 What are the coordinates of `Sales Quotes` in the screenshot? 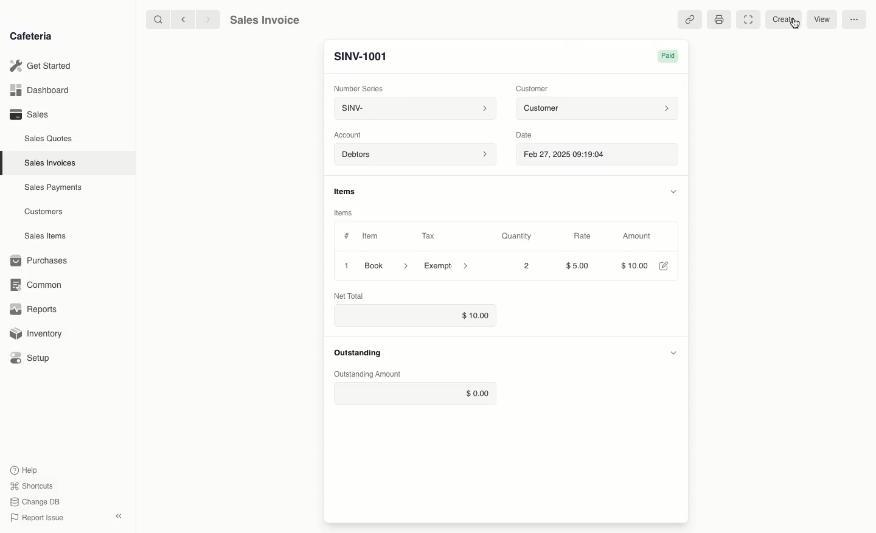 It's located at (49, 140).